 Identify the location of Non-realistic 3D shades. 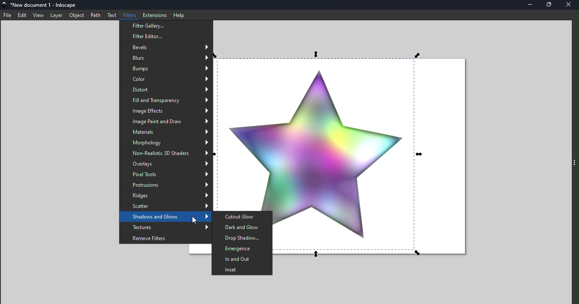
(166, 153).